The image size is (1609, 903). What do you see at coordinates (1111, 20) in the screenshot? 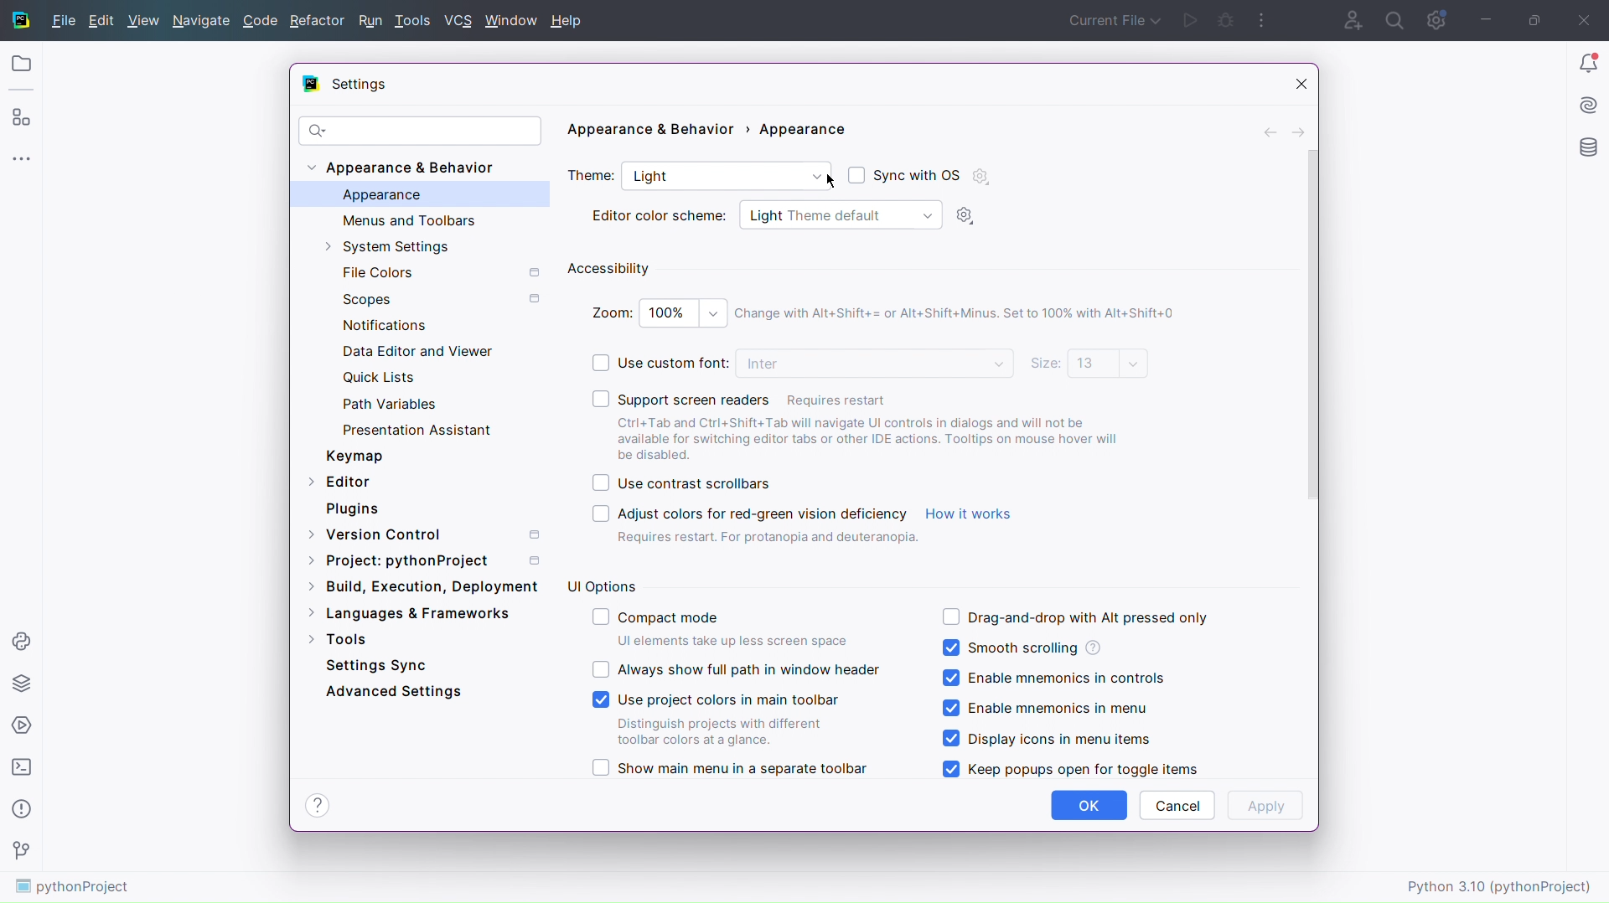
I see `Current File` at bounding box center [1111, 20].